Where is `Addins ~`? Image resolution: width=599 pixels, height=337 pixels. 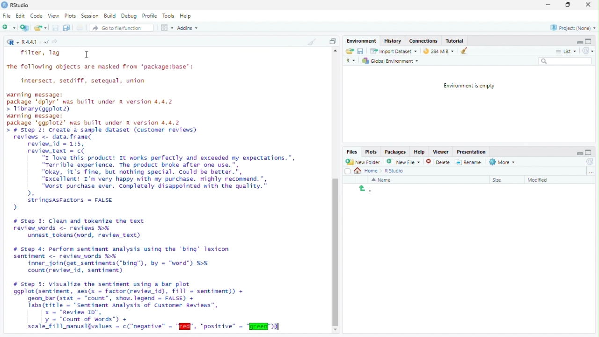 Addins ~ is located at coordinates (187, 28).